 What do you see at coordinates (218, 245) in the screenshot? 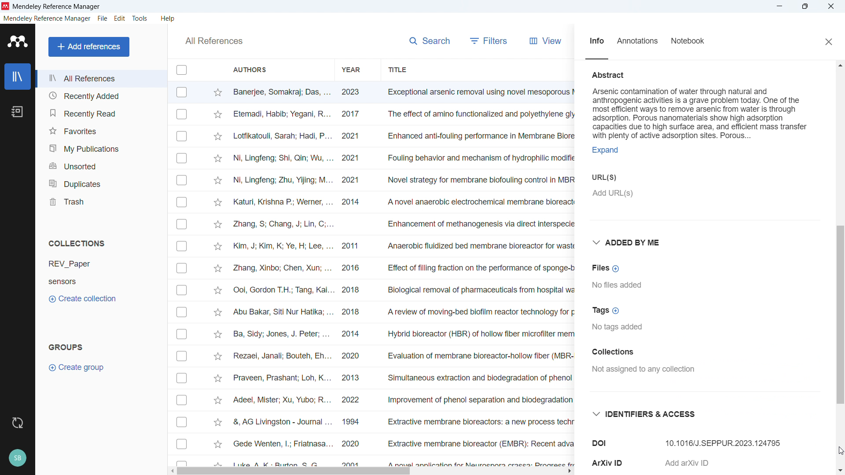
I see `click to starmark individual entries` at bounding box center [218, 245].